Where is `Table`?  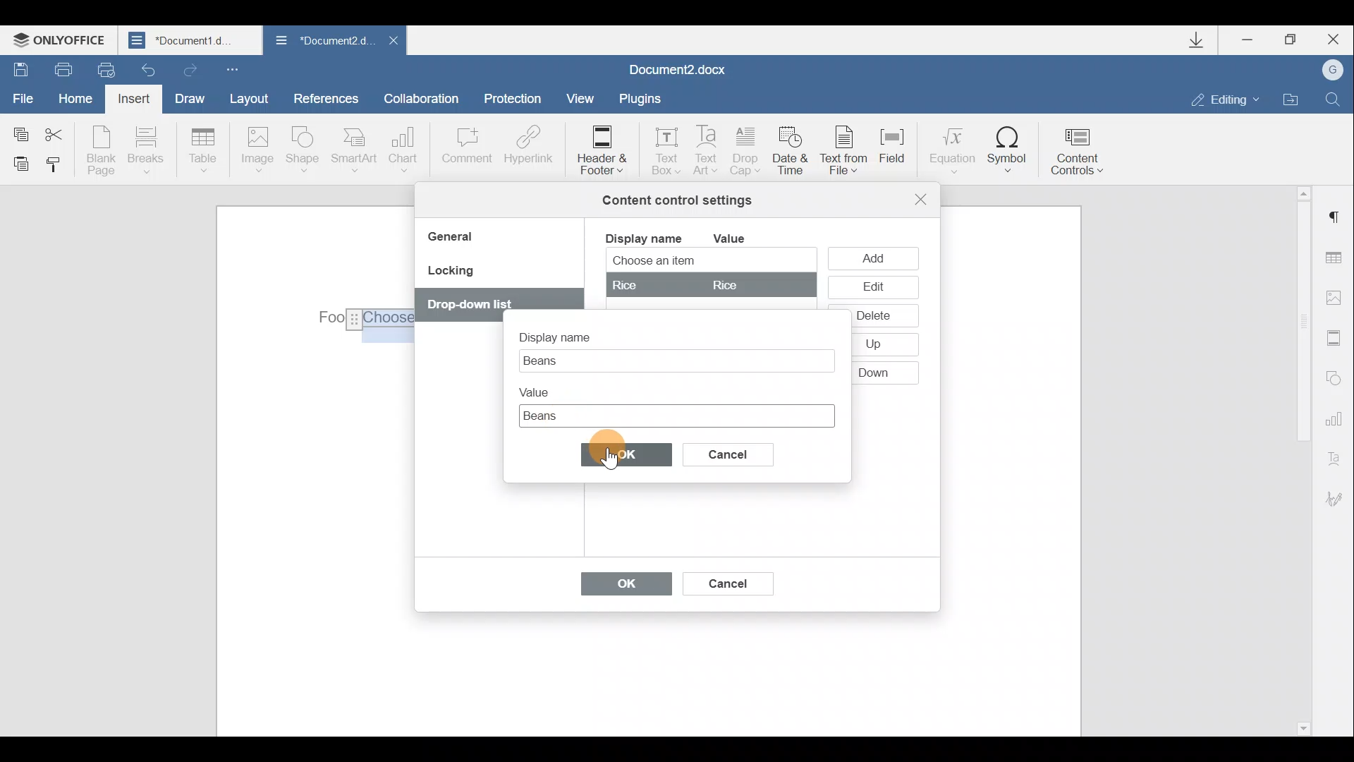
Table is located at coordinates (204, 152).